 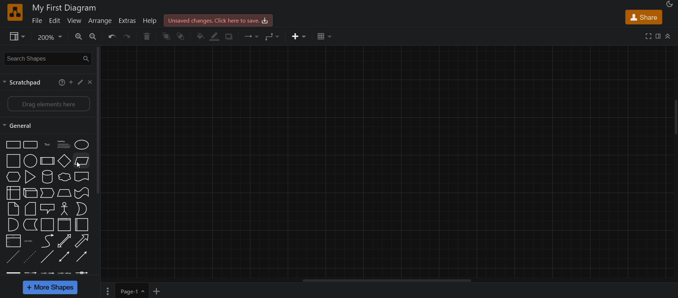 What do you see at coordinates (74, 20) in the screenshot?
I see `view` at bounding box center [74, 20].